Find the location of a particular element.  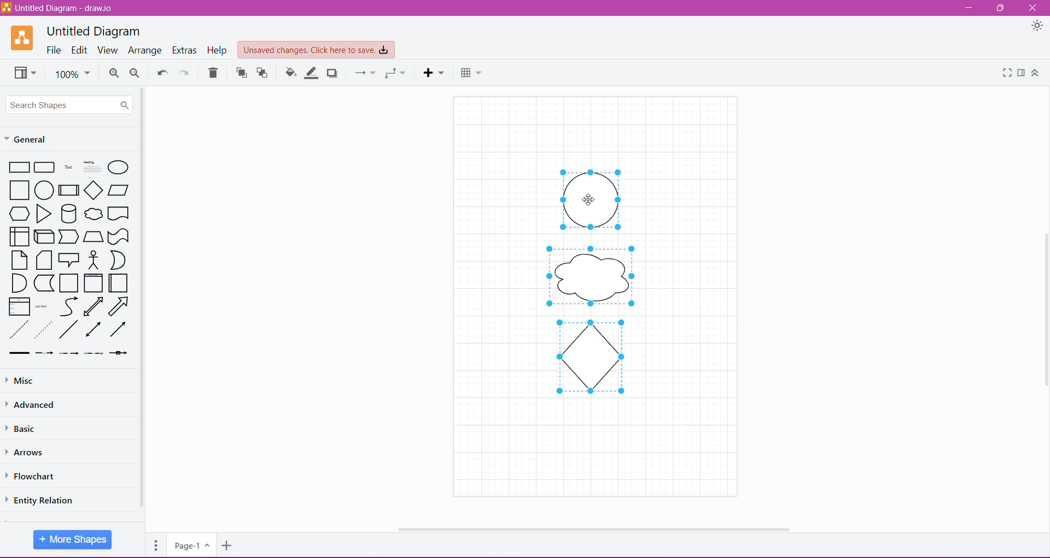

To Back is located at coordinates (264, 73).